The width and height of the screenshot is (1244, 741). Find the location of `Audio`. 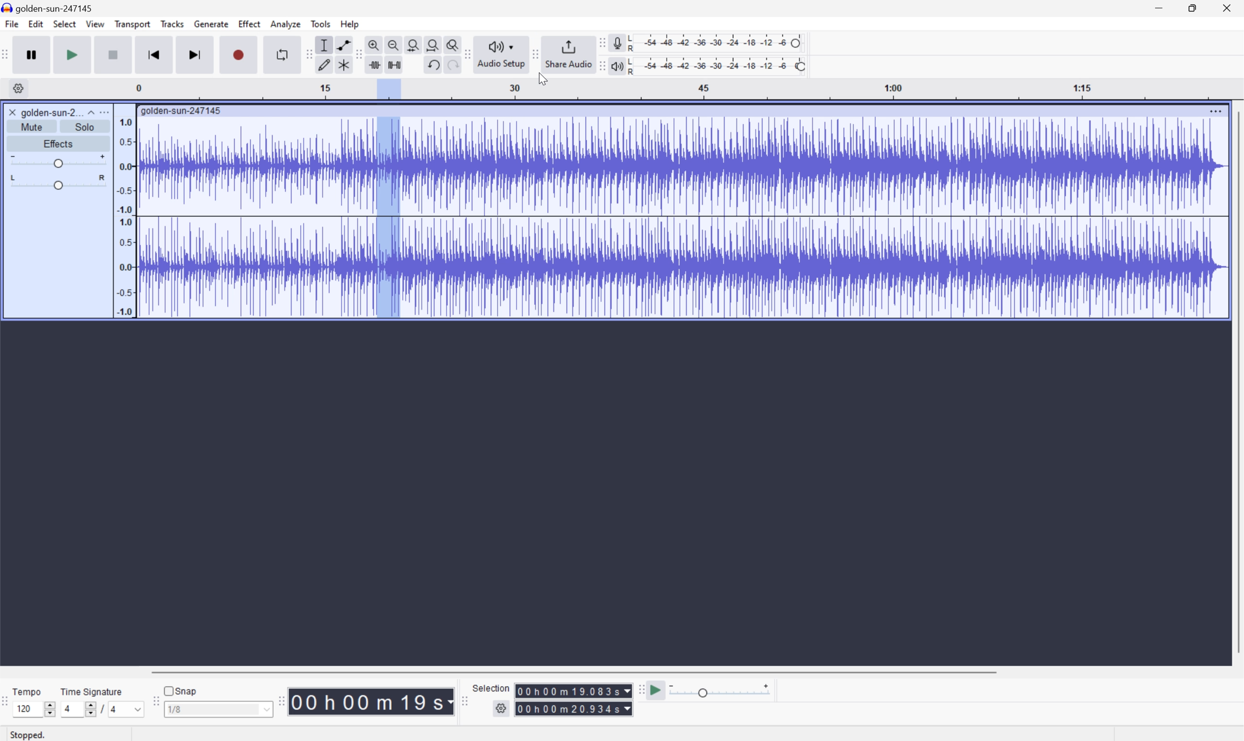

Audio is located at coordinates (679, 215).